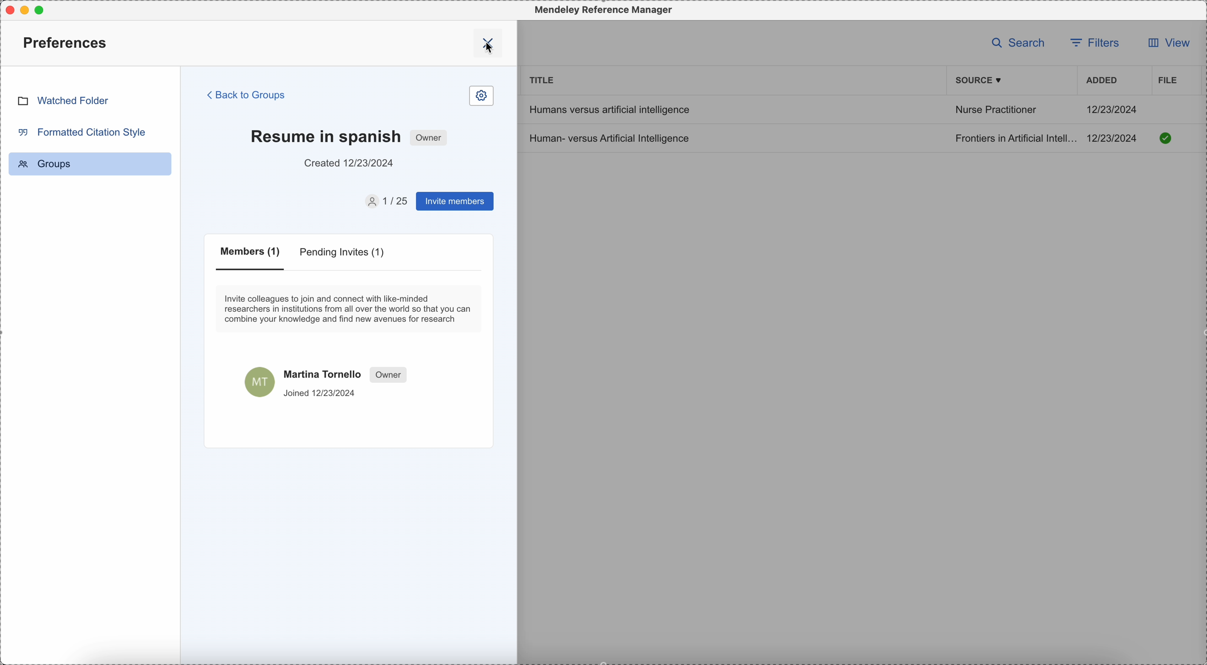  What do you see at coordinates (1102, 81) in the screenshot?
I see `added` at bounding box center [1102, 81].